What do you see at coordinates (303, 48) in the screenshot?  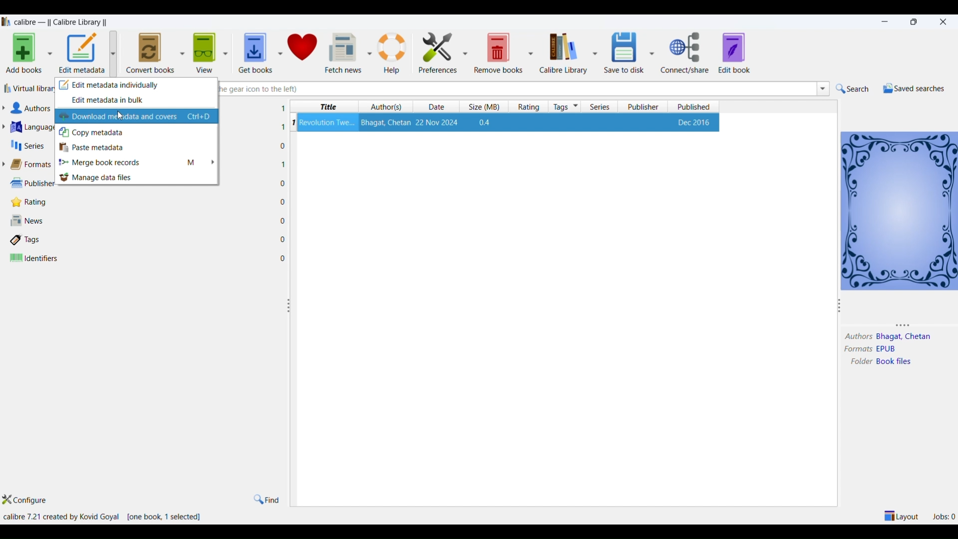 I see `donate to calibre` at bounding box center [303, 48].